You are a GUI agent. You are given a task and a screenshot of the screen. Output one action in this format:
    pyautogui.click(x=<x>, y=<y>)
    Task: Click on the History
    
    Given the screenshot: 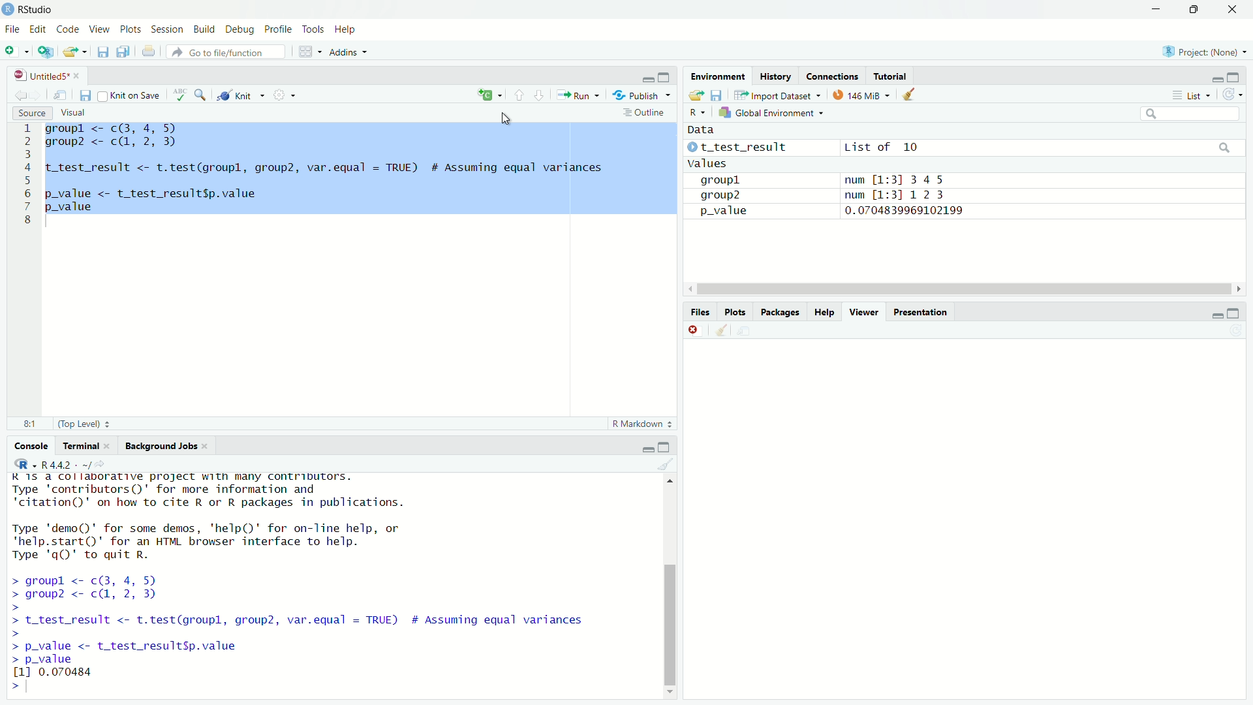 What is the action you would take?
    pyautogui.click(x=775, y=75)
    